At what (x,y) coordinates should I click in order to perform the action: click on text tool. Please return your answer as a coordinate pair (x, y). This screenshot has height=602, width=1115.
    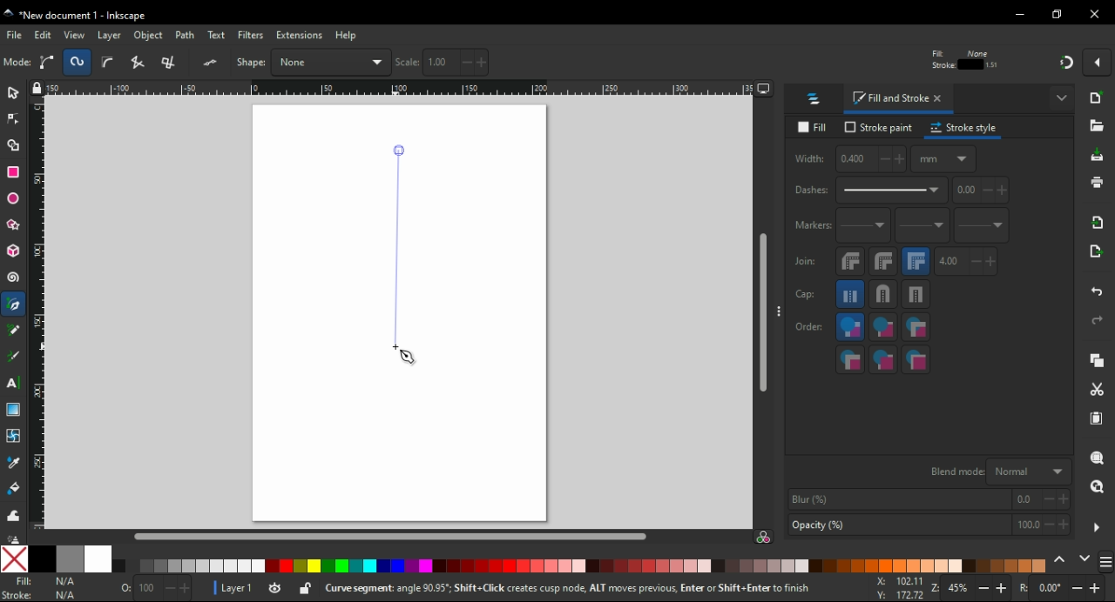
    Looking at the image, I should click on (13, 383).